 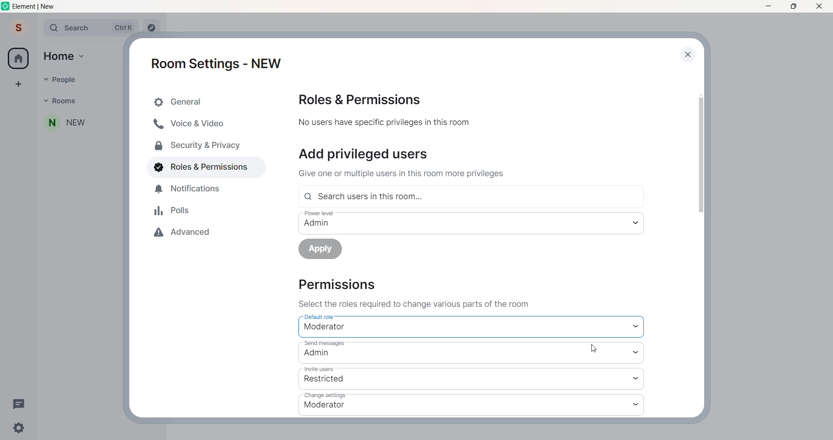 What do you see at coordinates (639, 352) in the screenshot?
I see `send message dropdown` at bounding box center [639, 352].